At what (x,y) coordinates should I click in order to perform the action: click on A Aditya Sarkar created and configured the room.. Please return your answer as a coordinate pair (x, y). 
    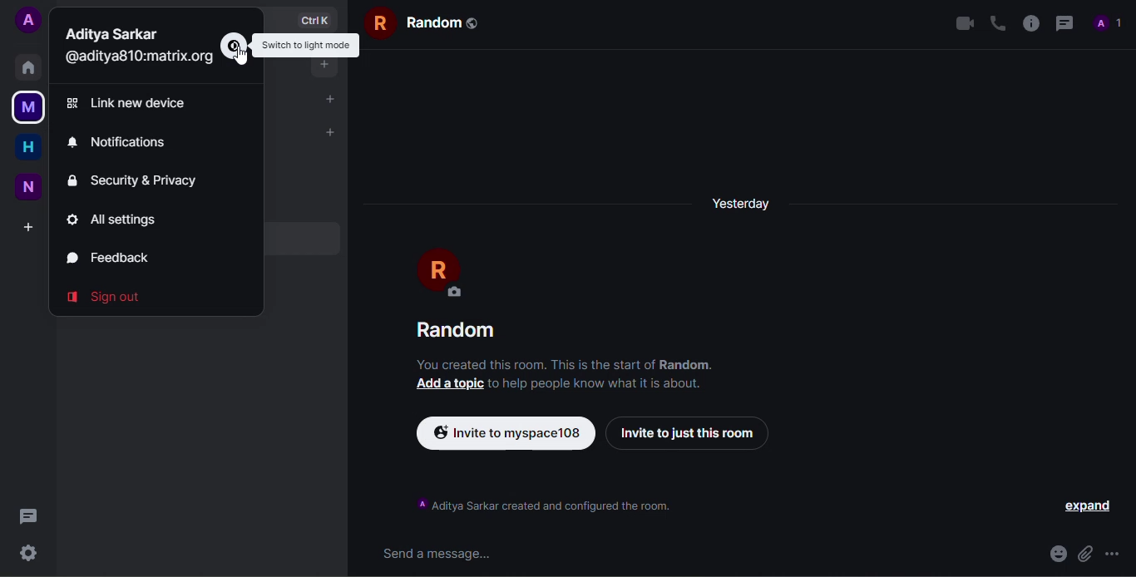
    Looking at the image, I should click on (543, 505).